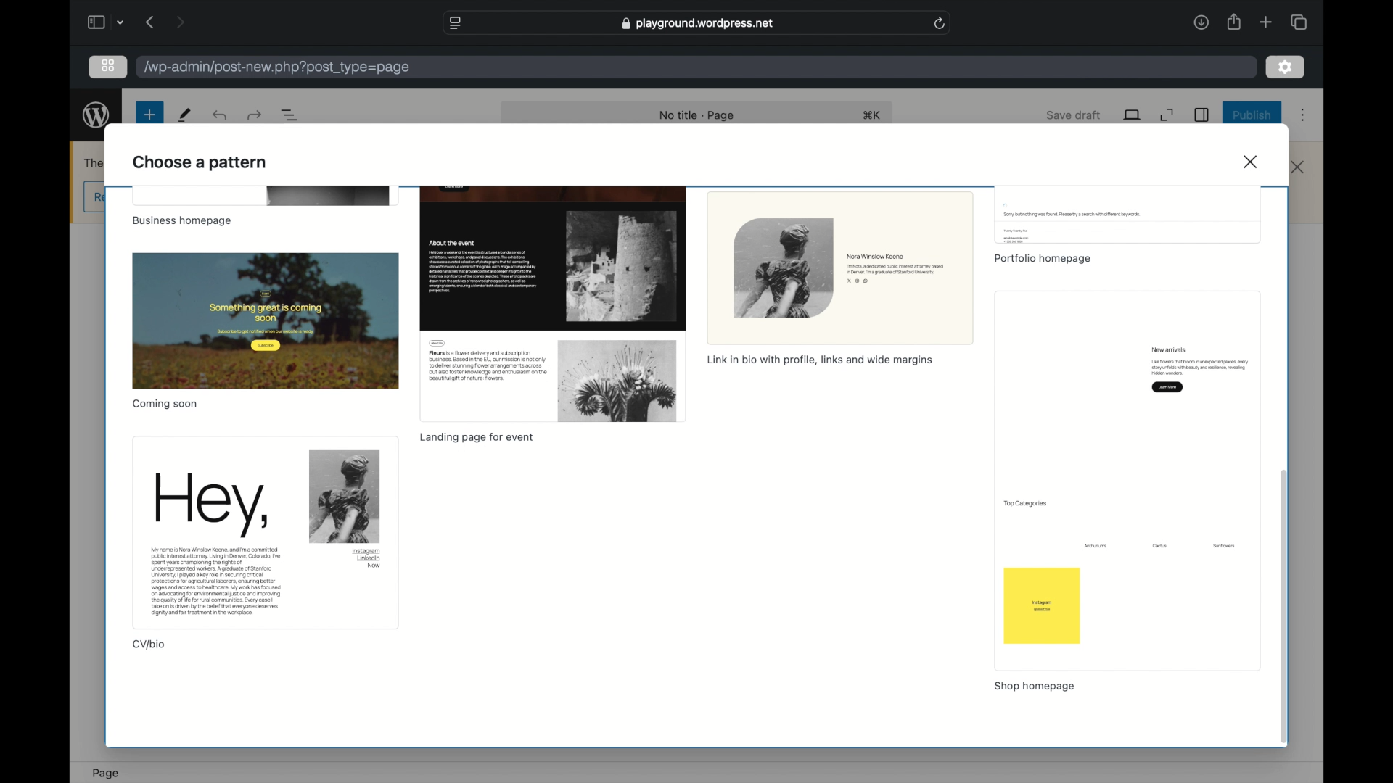 The width and height of the screenshot is (1393, 783). Describe the element at coordinates (151, 22) in the screenshot. I see `previous page` at that location.